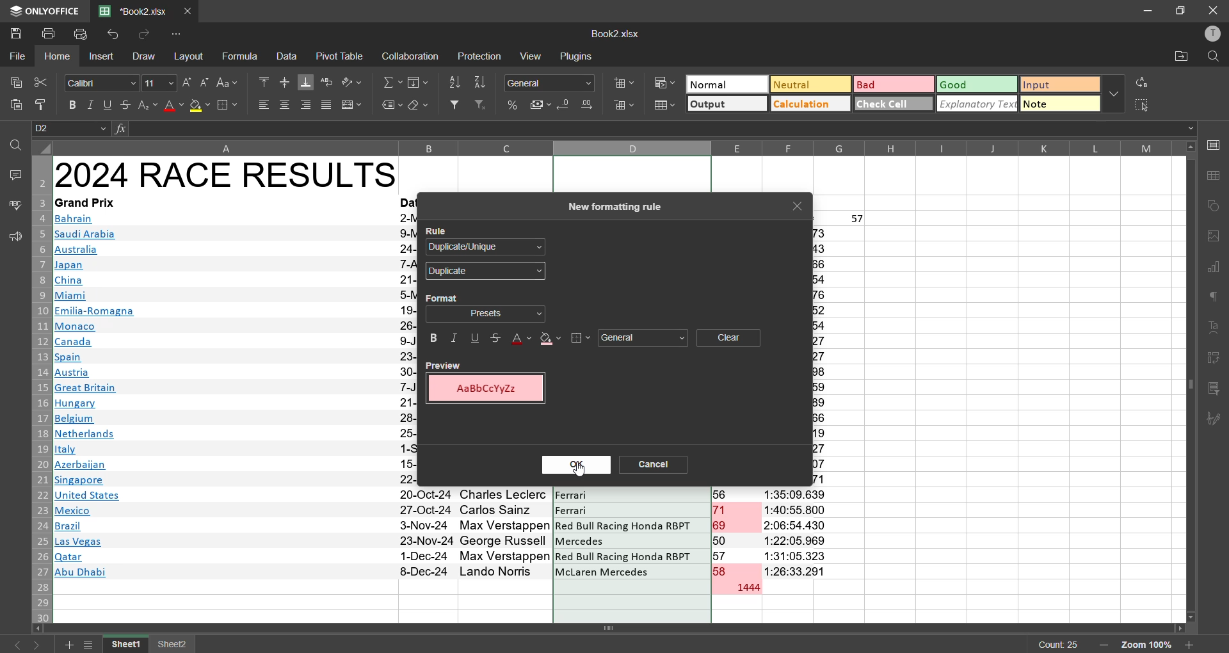  I want to click on copy style, so click(45, 105).